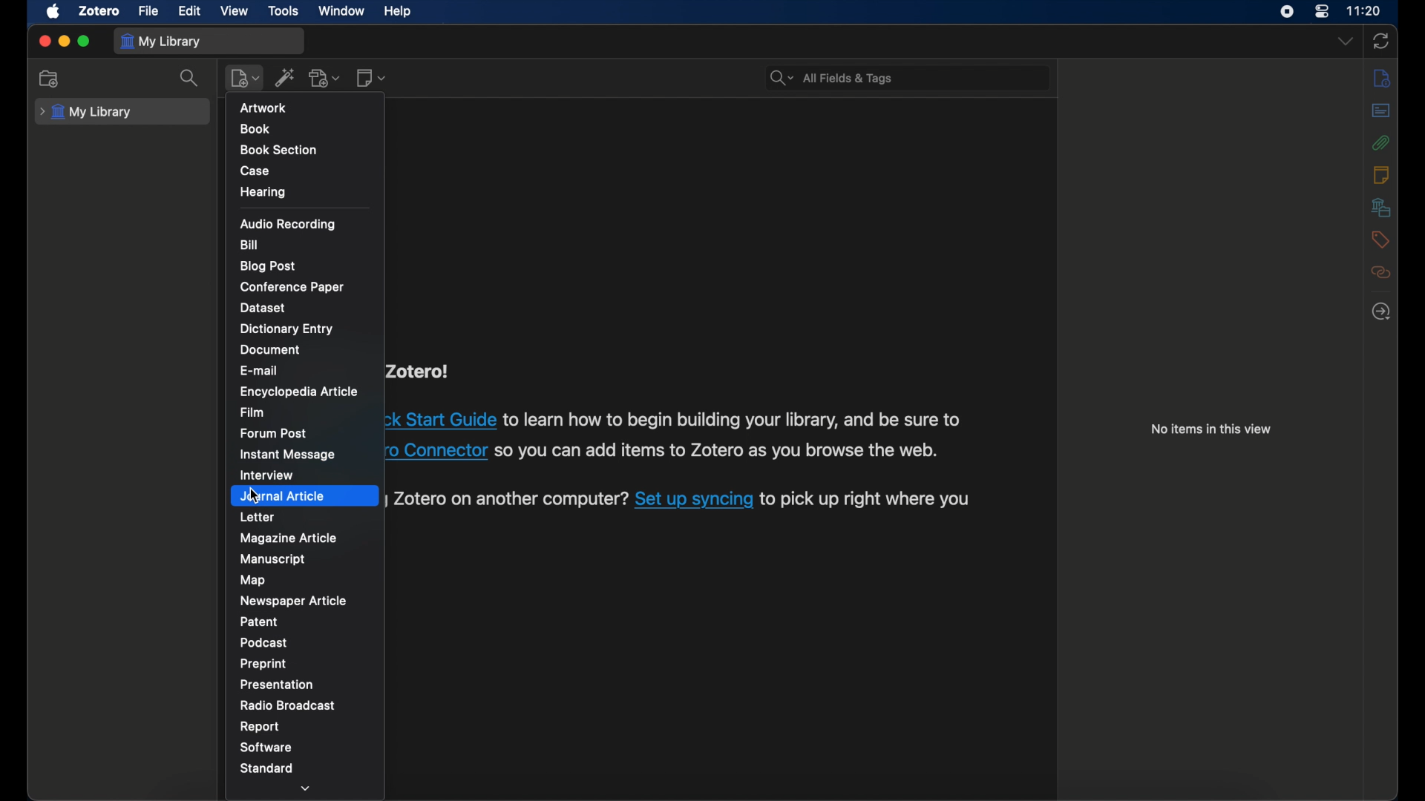 This screenshot has width=1425, height=801. I want to click on standard, so click(266, 769).